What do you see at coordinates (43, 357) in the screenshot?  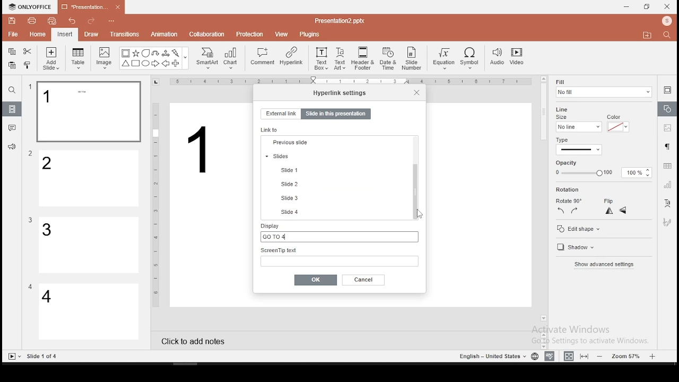 I see `` at bounding box center [43, 357].